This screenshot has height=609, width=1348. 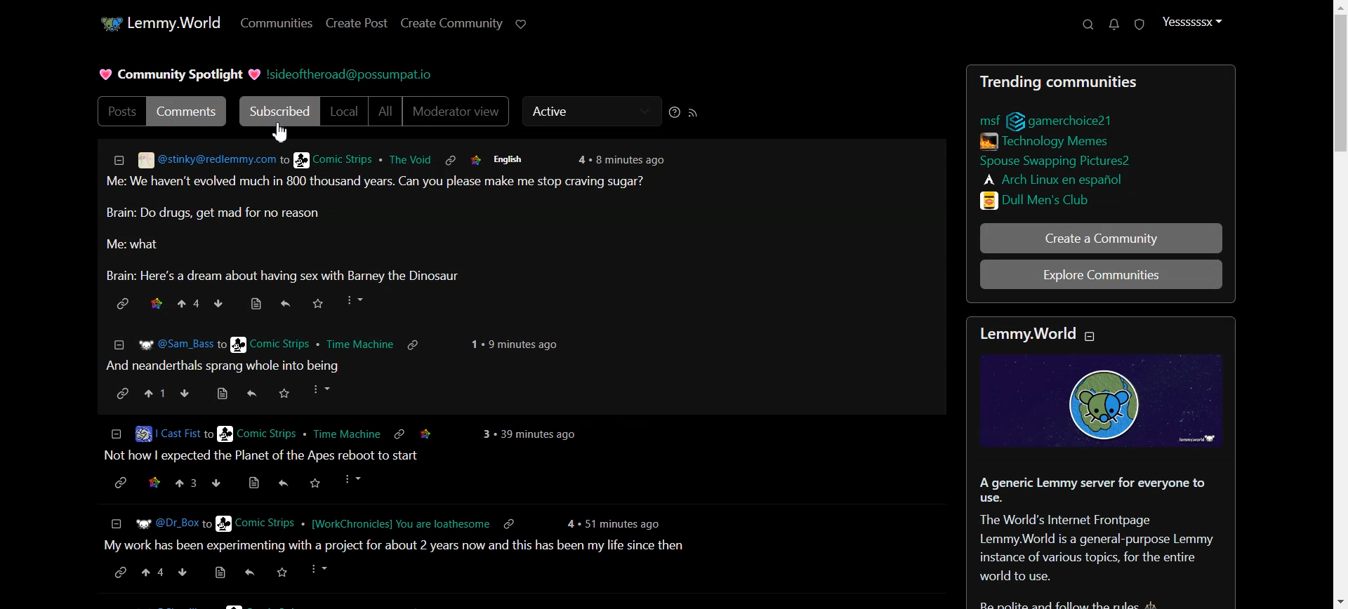 I want to click on starred, so click(x=156, y=302).